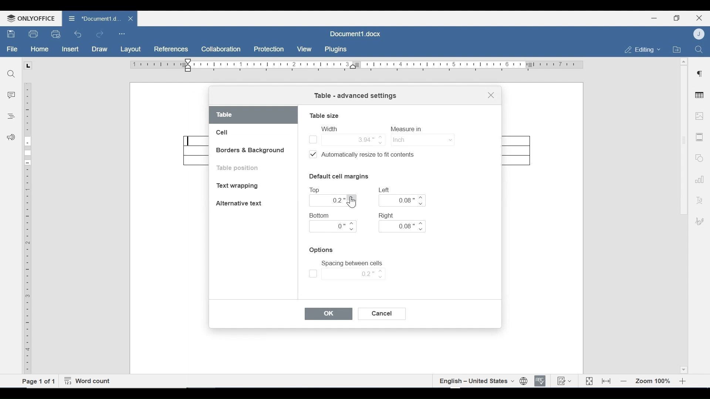  Describe the element at coordinates (11, 96) in the screenshot. I see `Comment` at that location.